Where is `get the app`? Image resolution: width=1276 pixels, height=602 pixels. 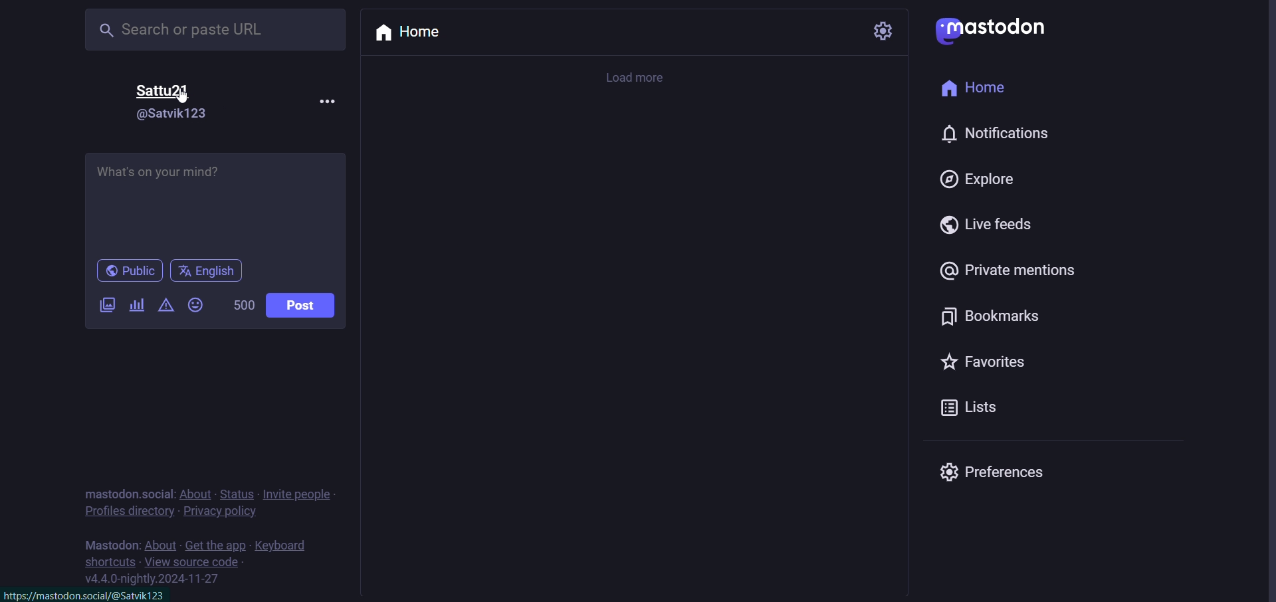 get the app is located at coordinates (215, 546).